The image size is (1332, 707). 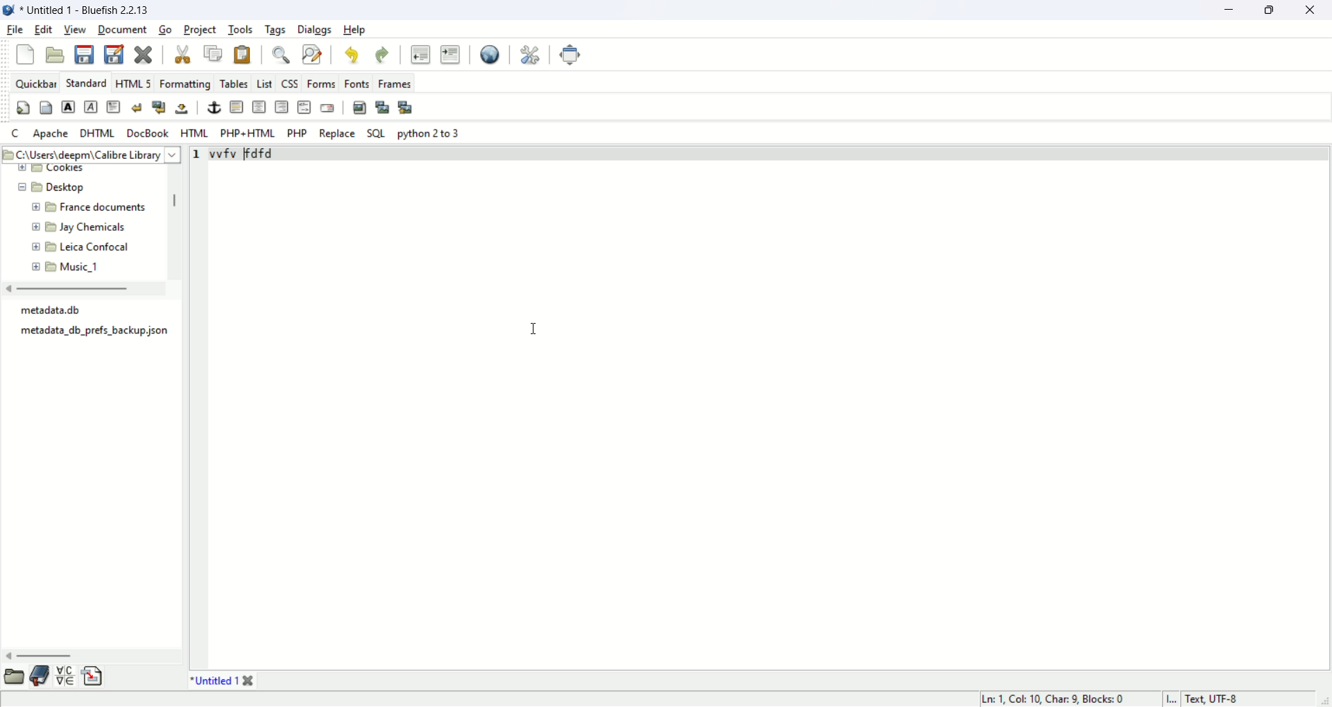 I want to click on redo, so click(x=383, y=55).